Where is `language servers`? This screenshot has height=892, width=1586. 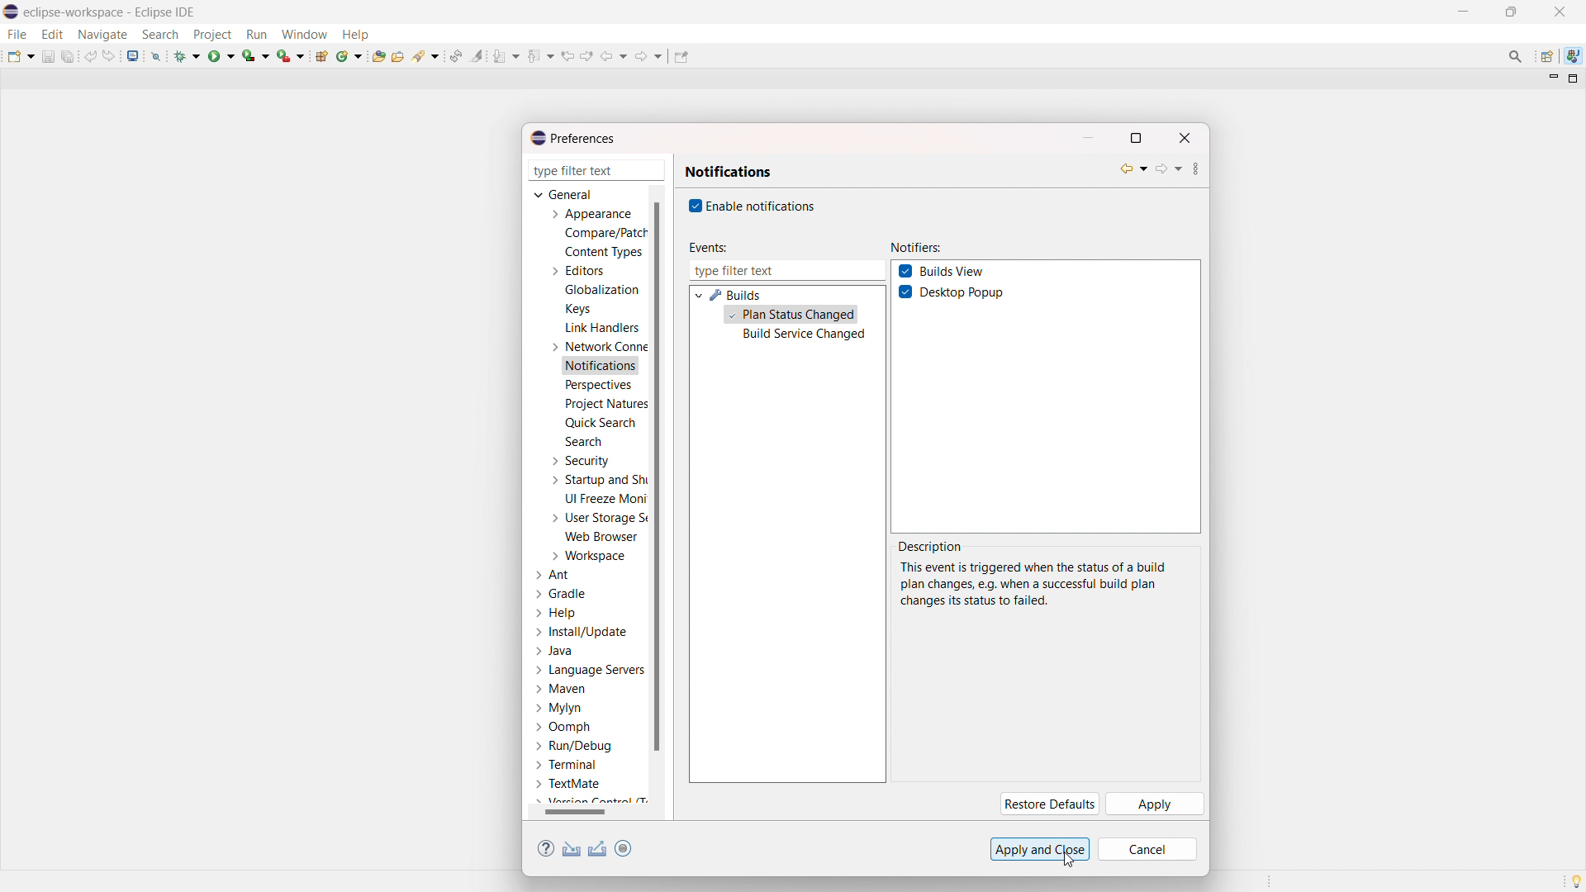 language servers is located at coordinates (590, 670).